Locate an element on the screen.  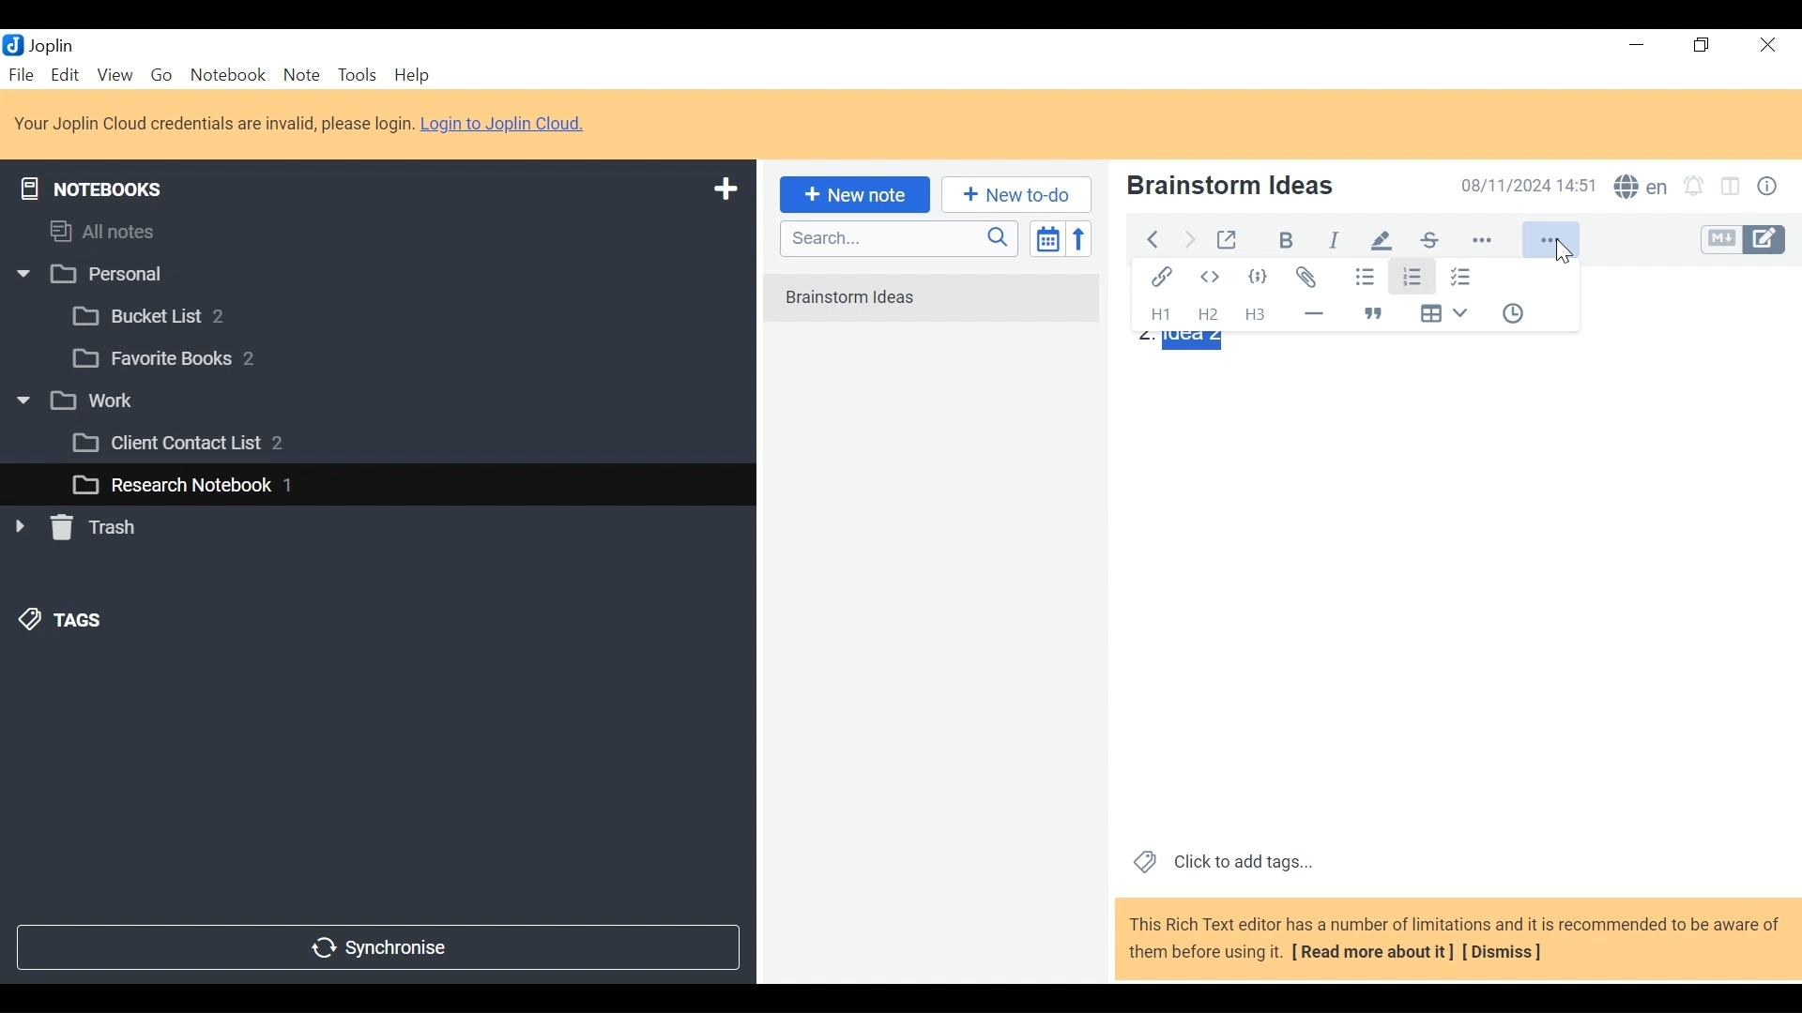
Bold is located at coordinates (1277, 237).